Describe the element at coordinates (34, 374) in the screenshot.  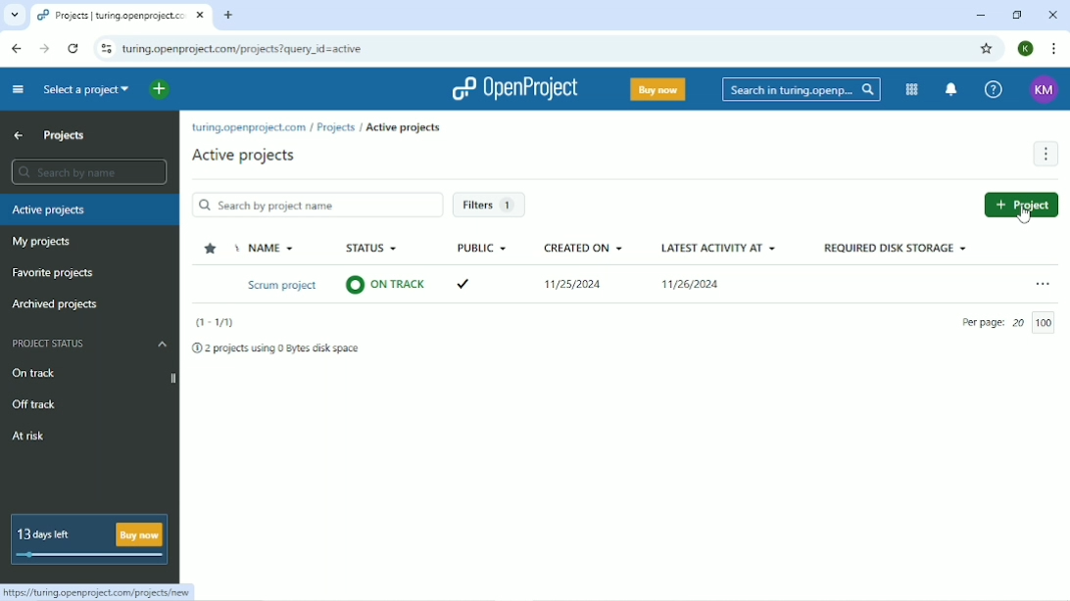
I see `On track` at that location.